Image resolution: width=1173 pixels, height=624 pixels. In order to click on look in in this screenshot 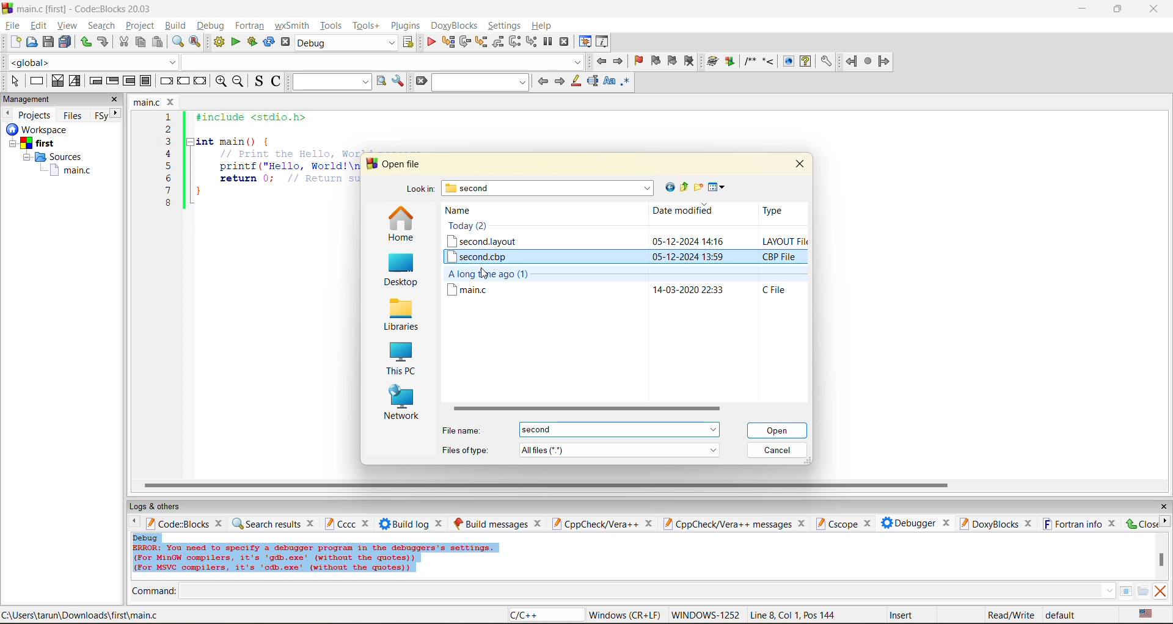, I will do `click(420, 190)`.